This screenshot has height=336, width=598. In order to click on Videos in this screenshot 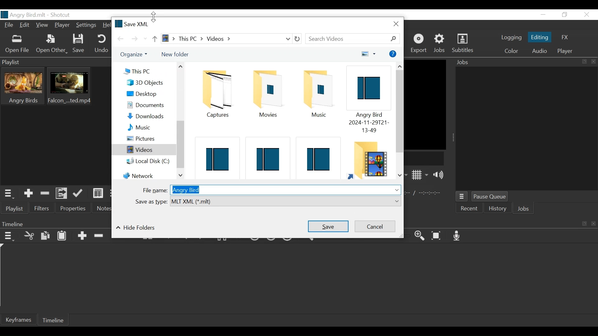, I will do `click(144, 150)`.